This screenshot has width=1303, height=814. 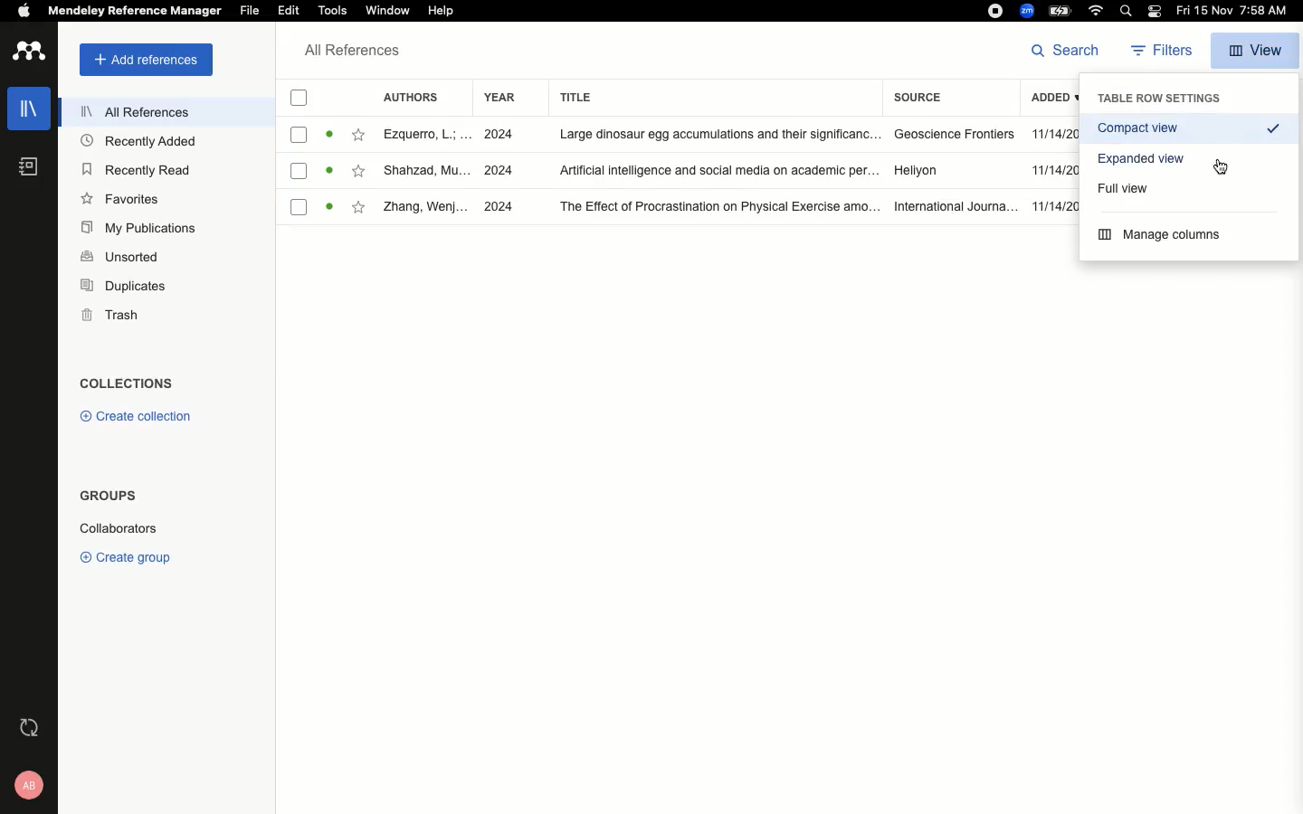 What do you see at coordinates (357, 135) in the screenshot?
I see `Favorites` at bounding box center [357, 135].